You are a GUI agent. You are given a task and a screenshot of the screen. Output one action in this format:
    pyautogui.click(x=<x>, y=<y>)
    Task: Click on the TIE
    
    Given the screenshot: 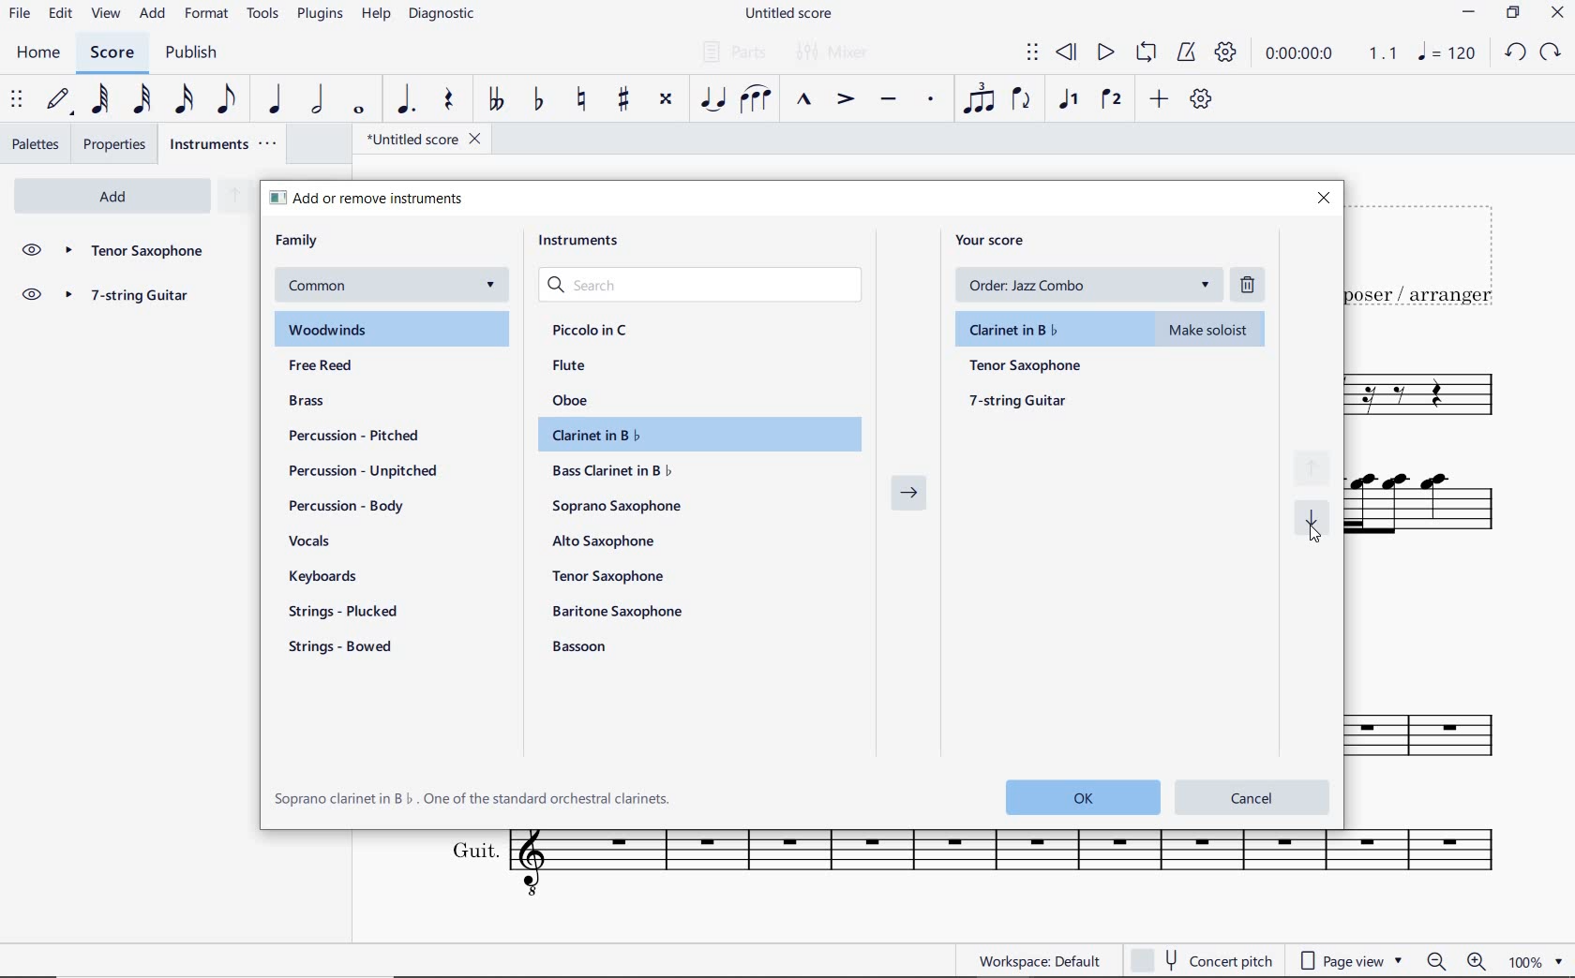 What is the action you would take?
    pyautogui.click(x=712, y=97)
    